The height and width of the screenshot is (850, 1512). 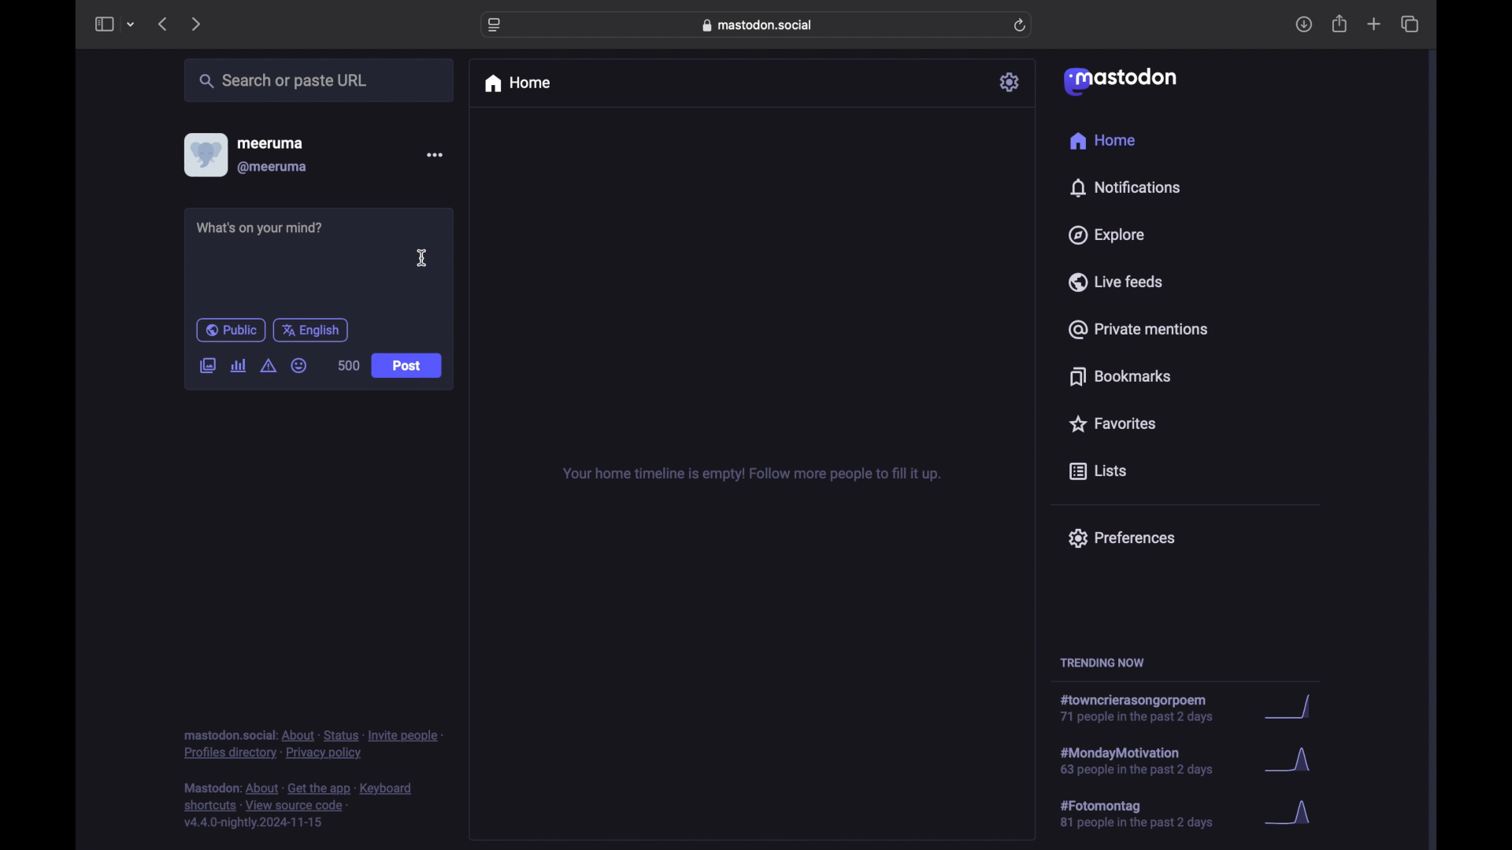 What do you see at coordinates (1102, 663) in the screenshot?
I see `trending now` at bounding box center [1102, 663].